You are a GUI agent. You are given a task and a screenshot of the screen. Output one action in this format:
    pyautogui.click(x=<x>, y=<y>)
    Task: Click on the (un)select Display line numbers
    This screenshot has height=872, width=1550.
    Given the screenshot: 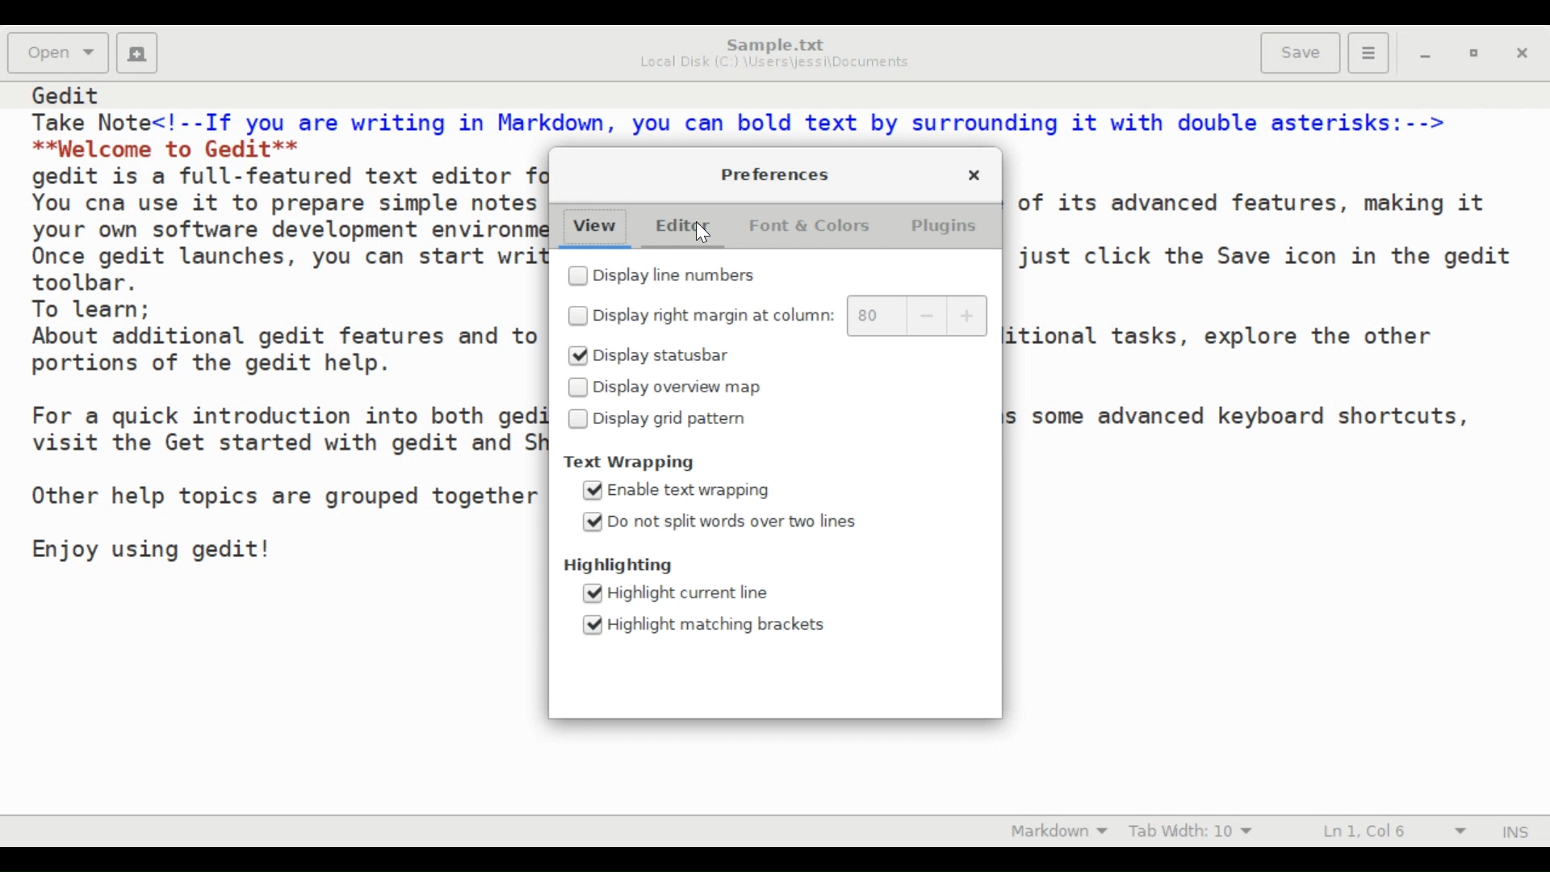 What is the action you would take?
    pyautogui.click(x=671, y=277)
    